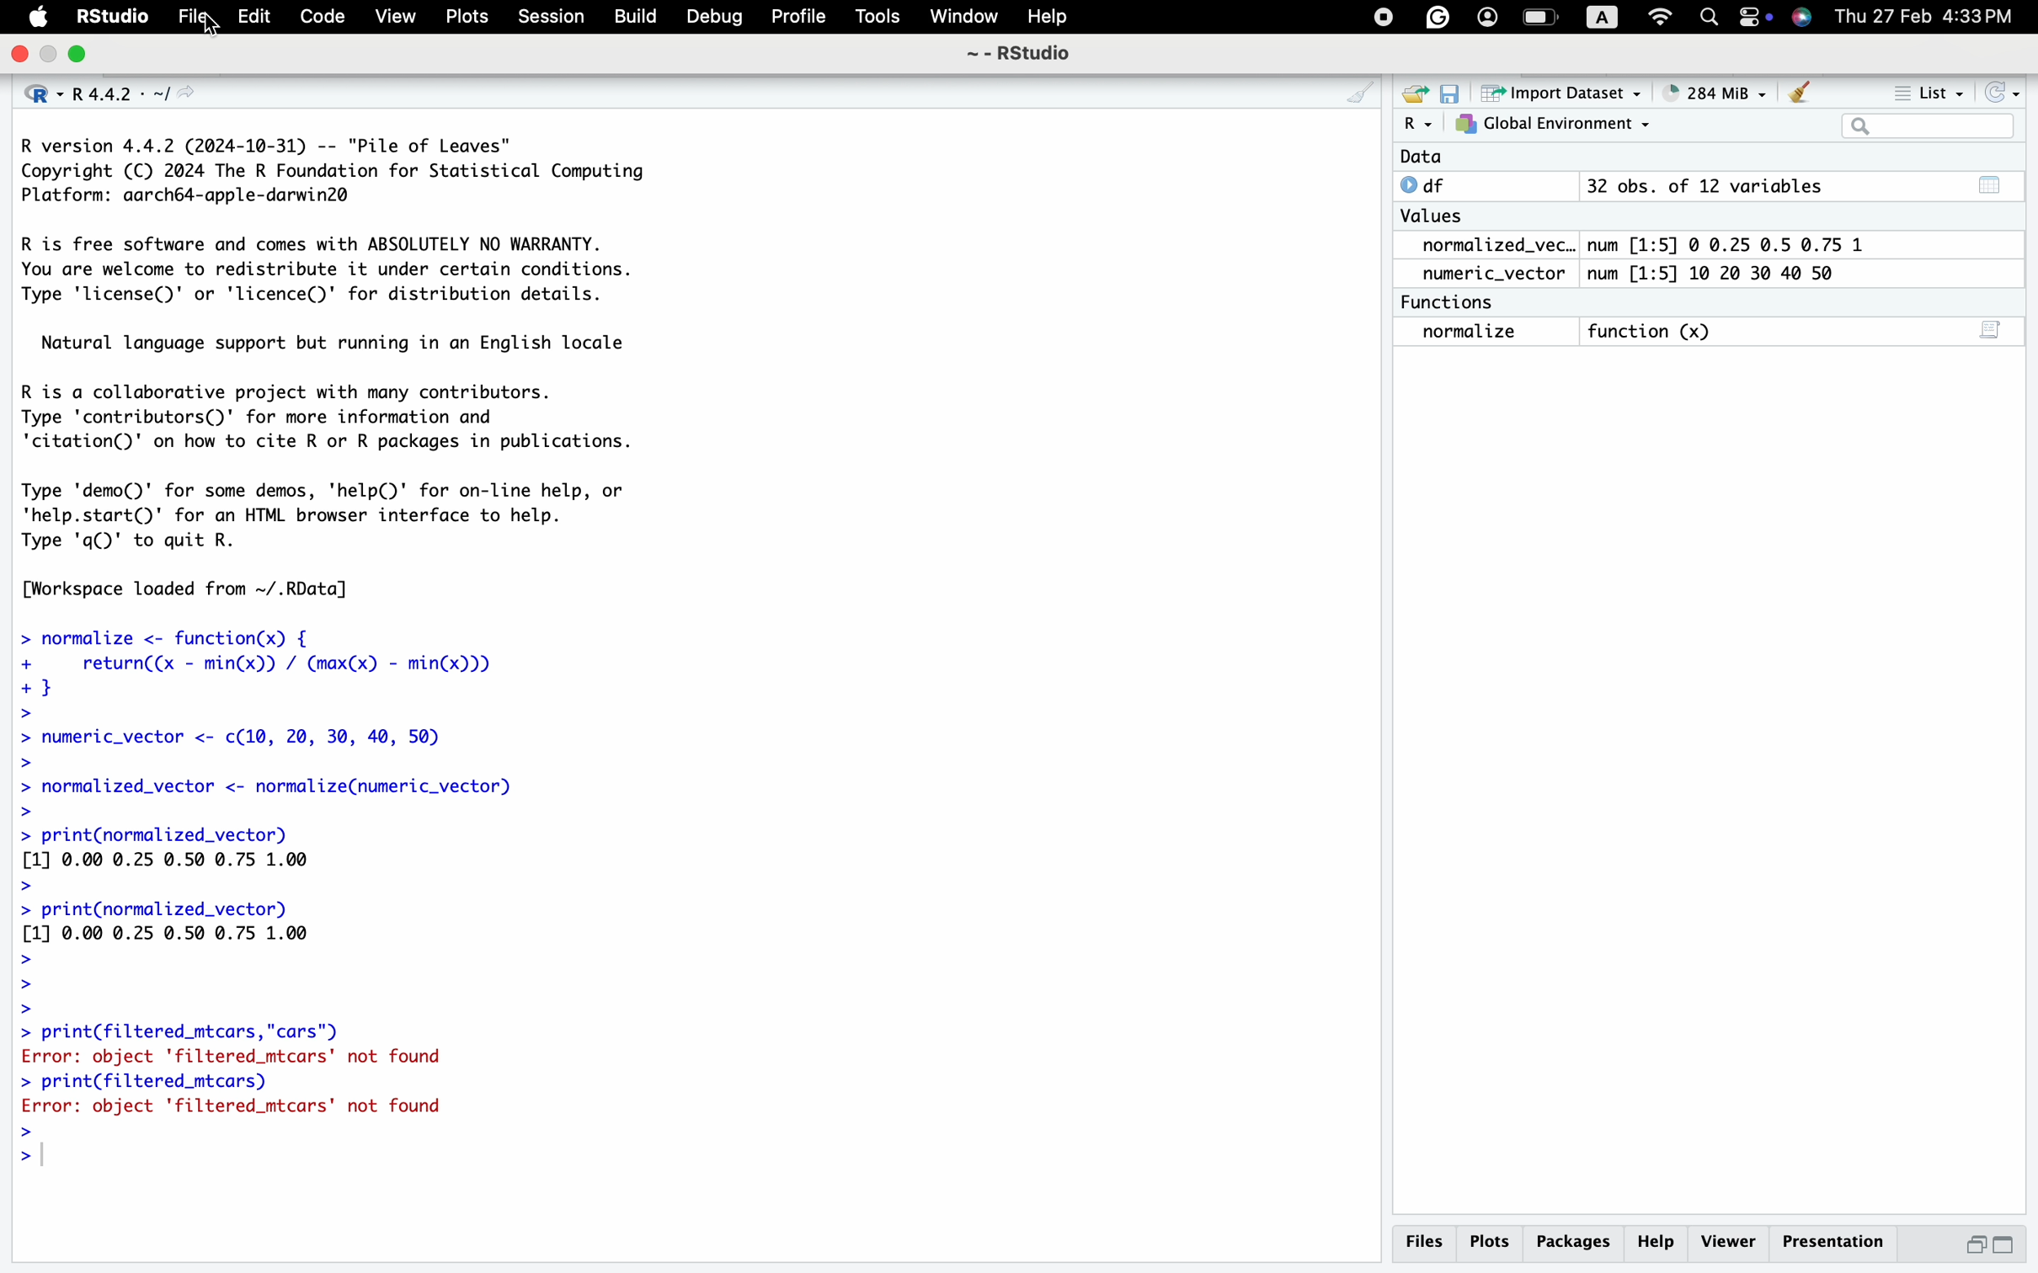 This screenshot has height=1273, width=2038. Describe the element at coordinates (1486, 333) in the screenshot. I see `normalize` at that location.